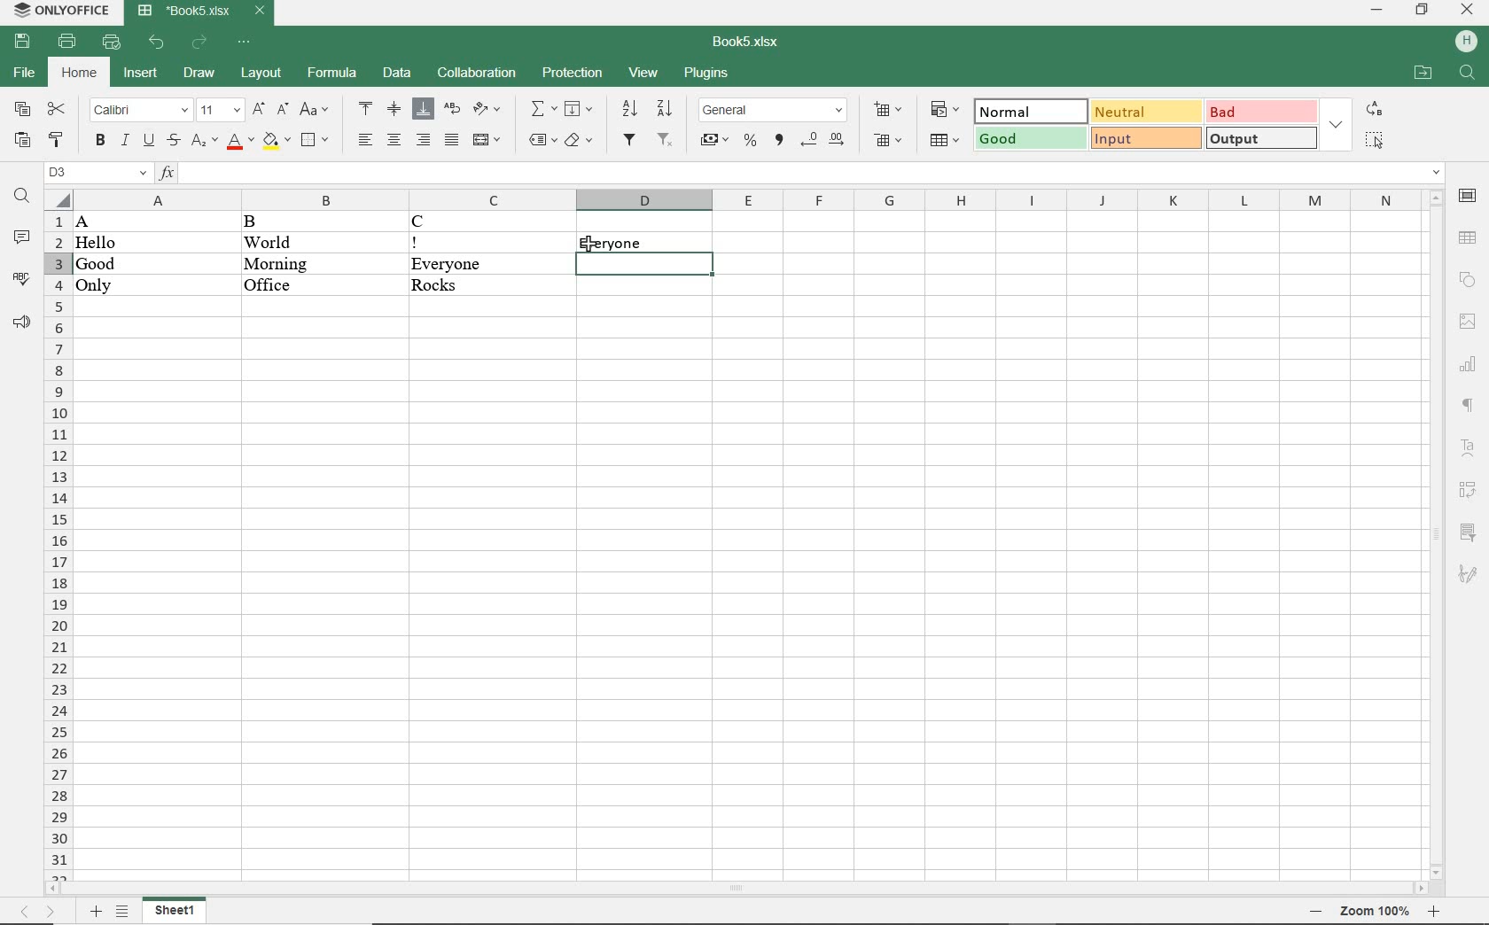 The height and width of the screenshot is (925, 1489). Describe the element at coordinates (580, 110) in the screenshot. I see `fill` at that location.